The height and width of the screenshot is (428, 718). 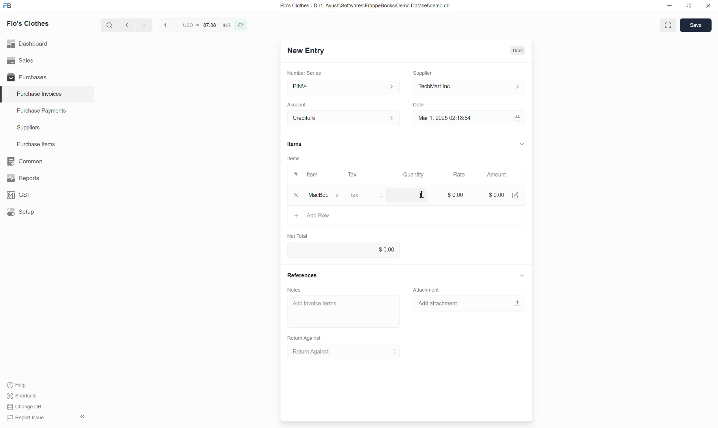 What do you see at coordinates (47, 61) in the screenshot?
I see `Sales` at bounding box center [47, 61].